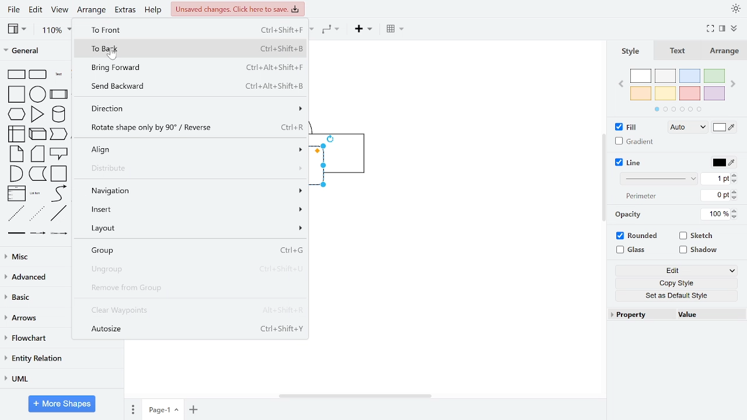 The image size is (747, 420). I want to click on group, so click(193, 251).